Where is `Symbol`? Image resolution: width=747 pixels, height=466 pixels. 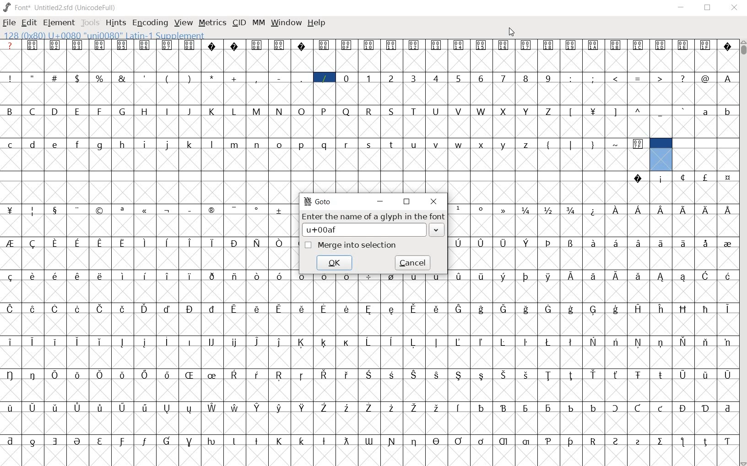 Symbol is located at coordinates (192, 408).